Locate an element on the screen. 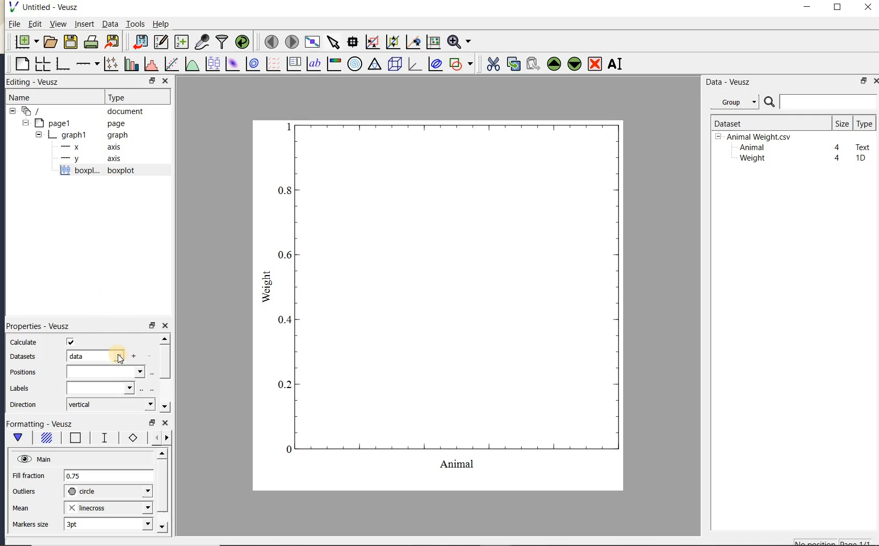 This screenshot has height=546, width=879. check/uncheck is located at coordinates (71, 342).